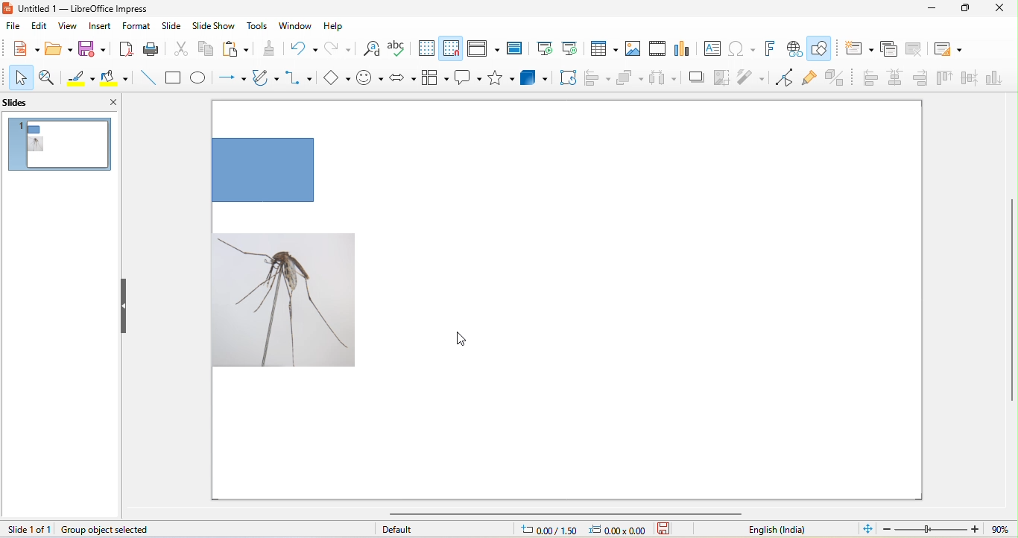  Describe the element at coordinates (797, 48) in the screenshot. I see `hyperlink` at that location.